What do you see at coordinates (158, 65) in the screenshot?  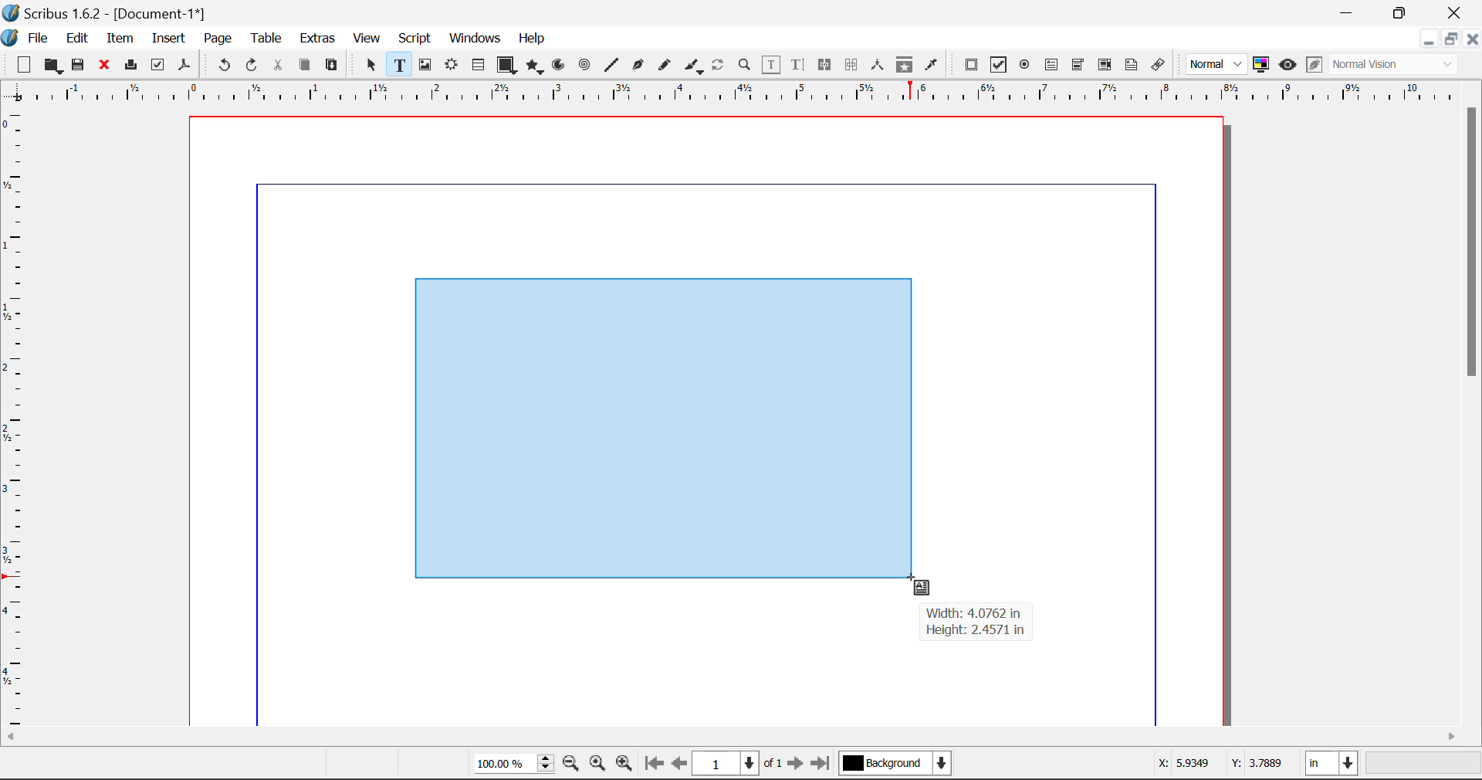 I see `Pre-flight Verifier` at bounding box center [158, 65].